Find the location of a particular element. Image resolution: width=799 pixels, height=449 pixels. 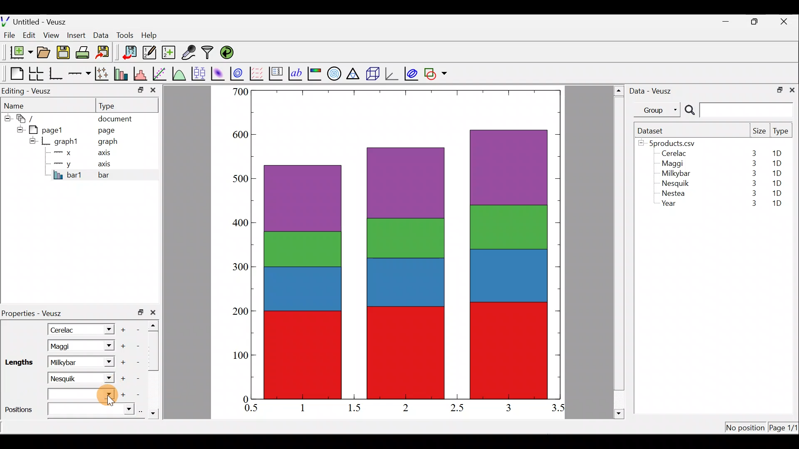

3 is located at coordinates (752, 195).